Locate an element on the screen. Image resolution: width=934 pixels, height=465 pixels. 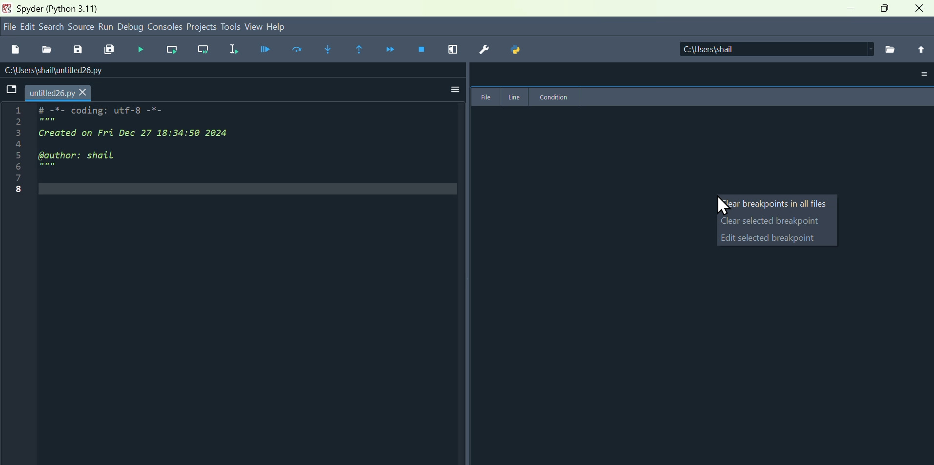
More Option is located at coordinates (452, 88).